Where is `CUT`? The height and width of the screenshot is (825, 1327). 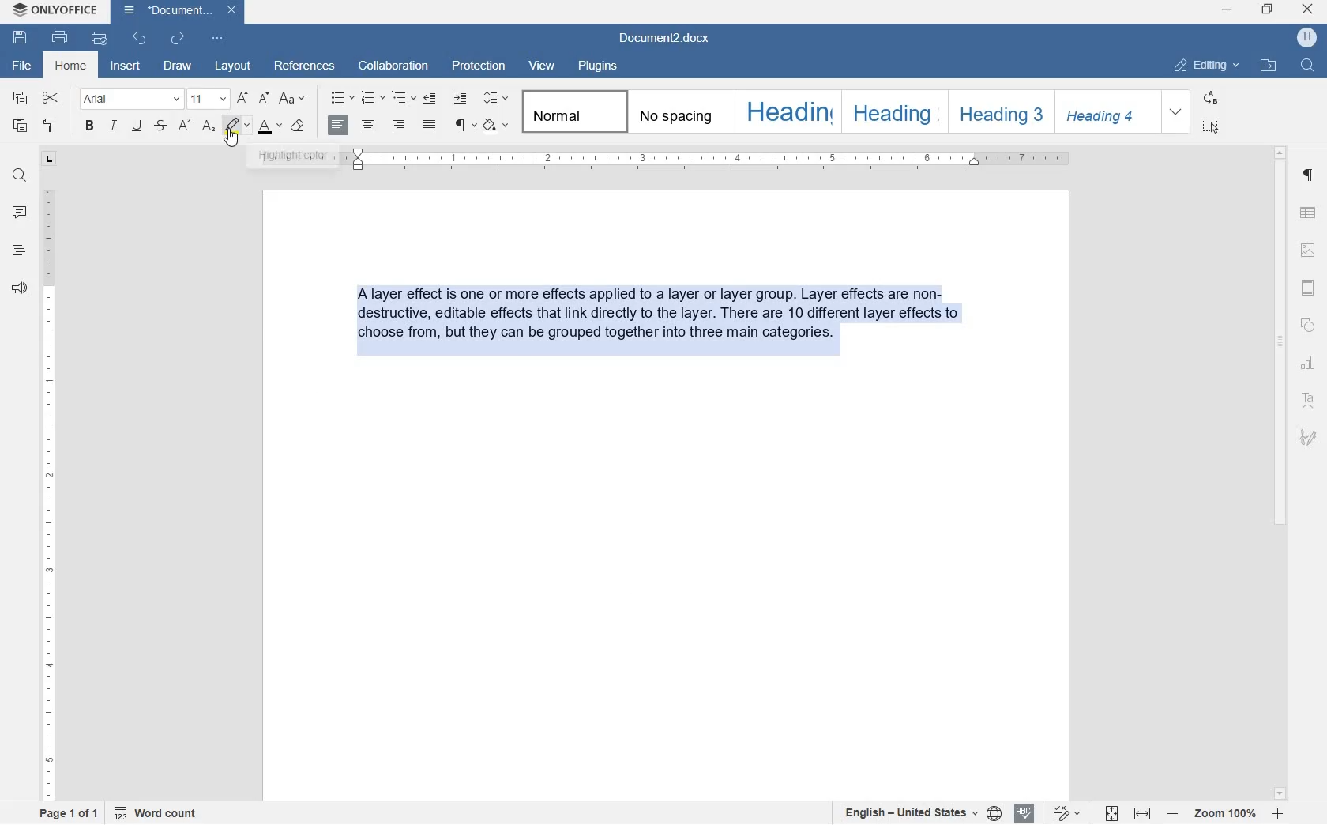 CUT is located at coordinates (51, 99).